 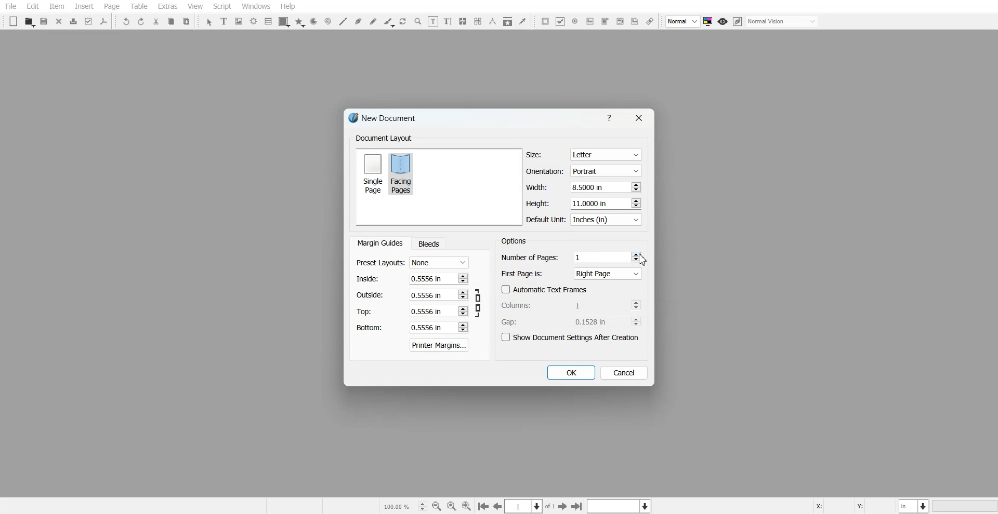 What do you see at coordinates (620, 506) in the screenshot?
I see `Select the current layer` at bounding box center [620, 506].